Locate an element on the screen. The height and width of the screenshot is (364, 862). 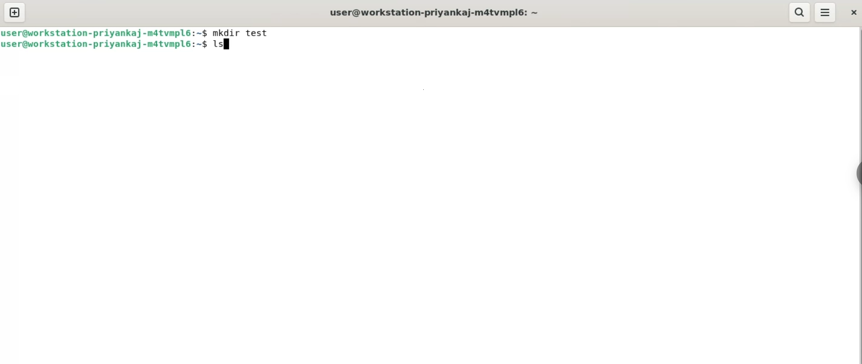
menu is located at coordinates (826, 12).